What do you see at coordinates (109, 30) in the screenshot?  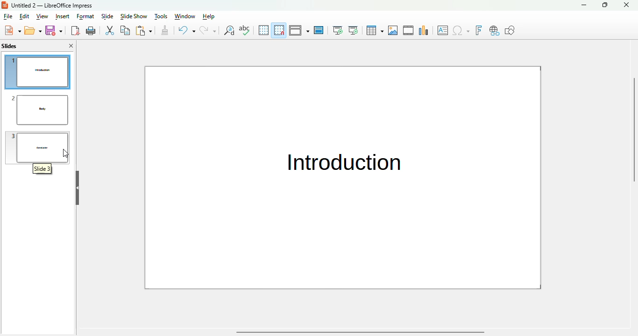 I see `cut` at bounding box center [109, 30].